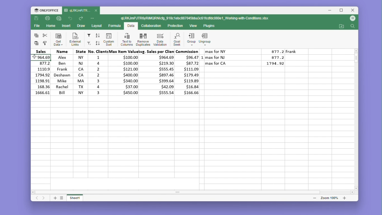 This screenshot has width=382, height=215. Describe the element at coordinates (51, 26) in the screenshot. I see `` at that location.